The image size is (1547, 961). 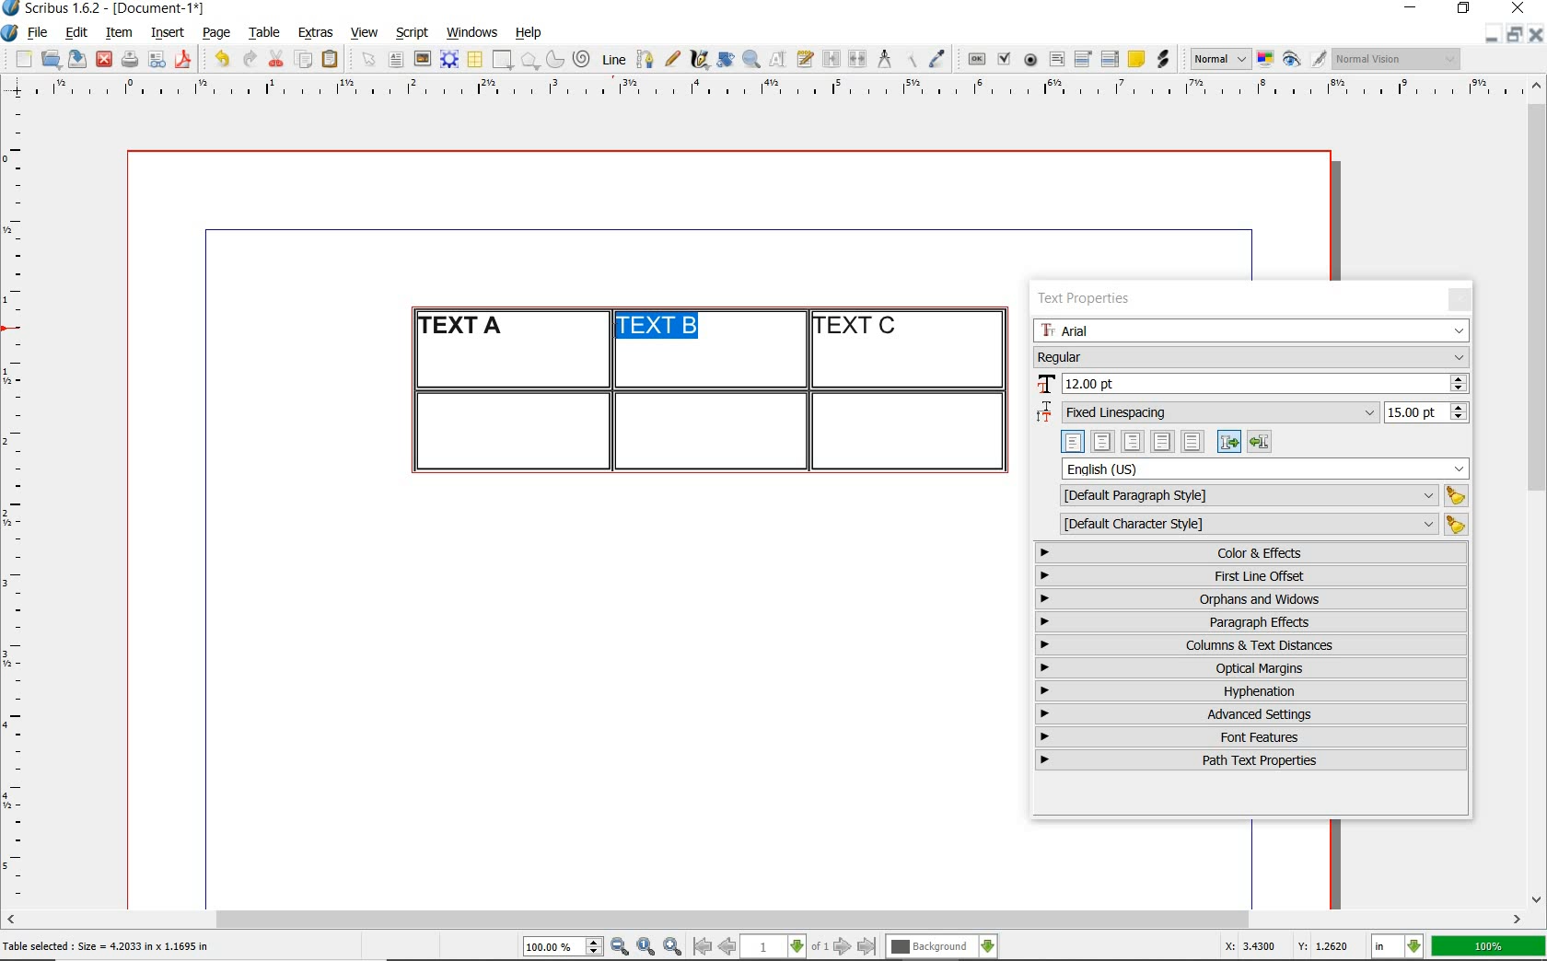 I want to click on polygon, so click(x=529, y=60).